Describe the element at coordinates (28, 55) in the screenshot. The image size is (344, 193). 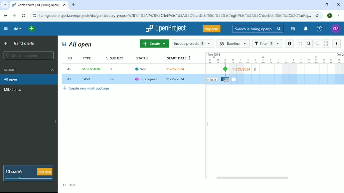
I see `Search by name` at that location.